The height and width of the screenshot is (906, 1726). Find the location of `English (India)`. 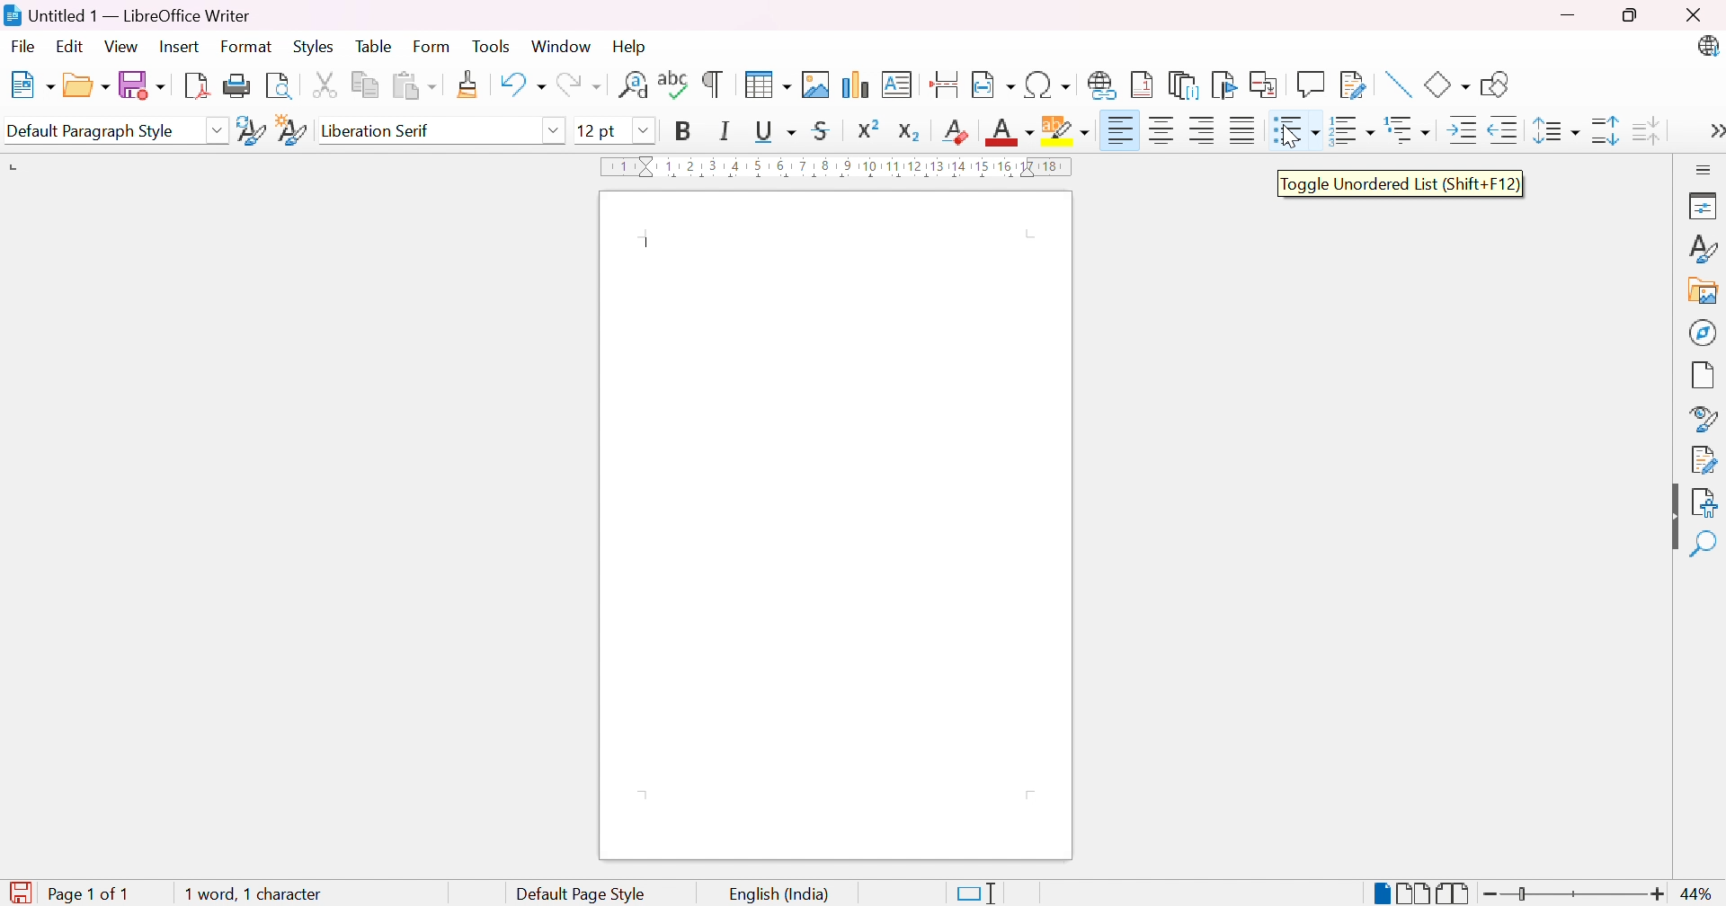

English (India) is located at coordinates (781, 895).